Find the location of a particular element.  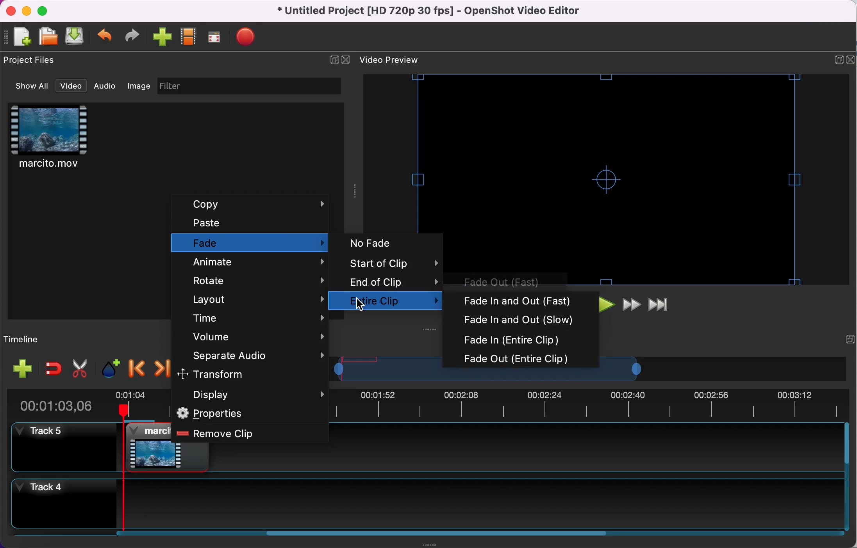

add marker is located at coordinates (108, 368).